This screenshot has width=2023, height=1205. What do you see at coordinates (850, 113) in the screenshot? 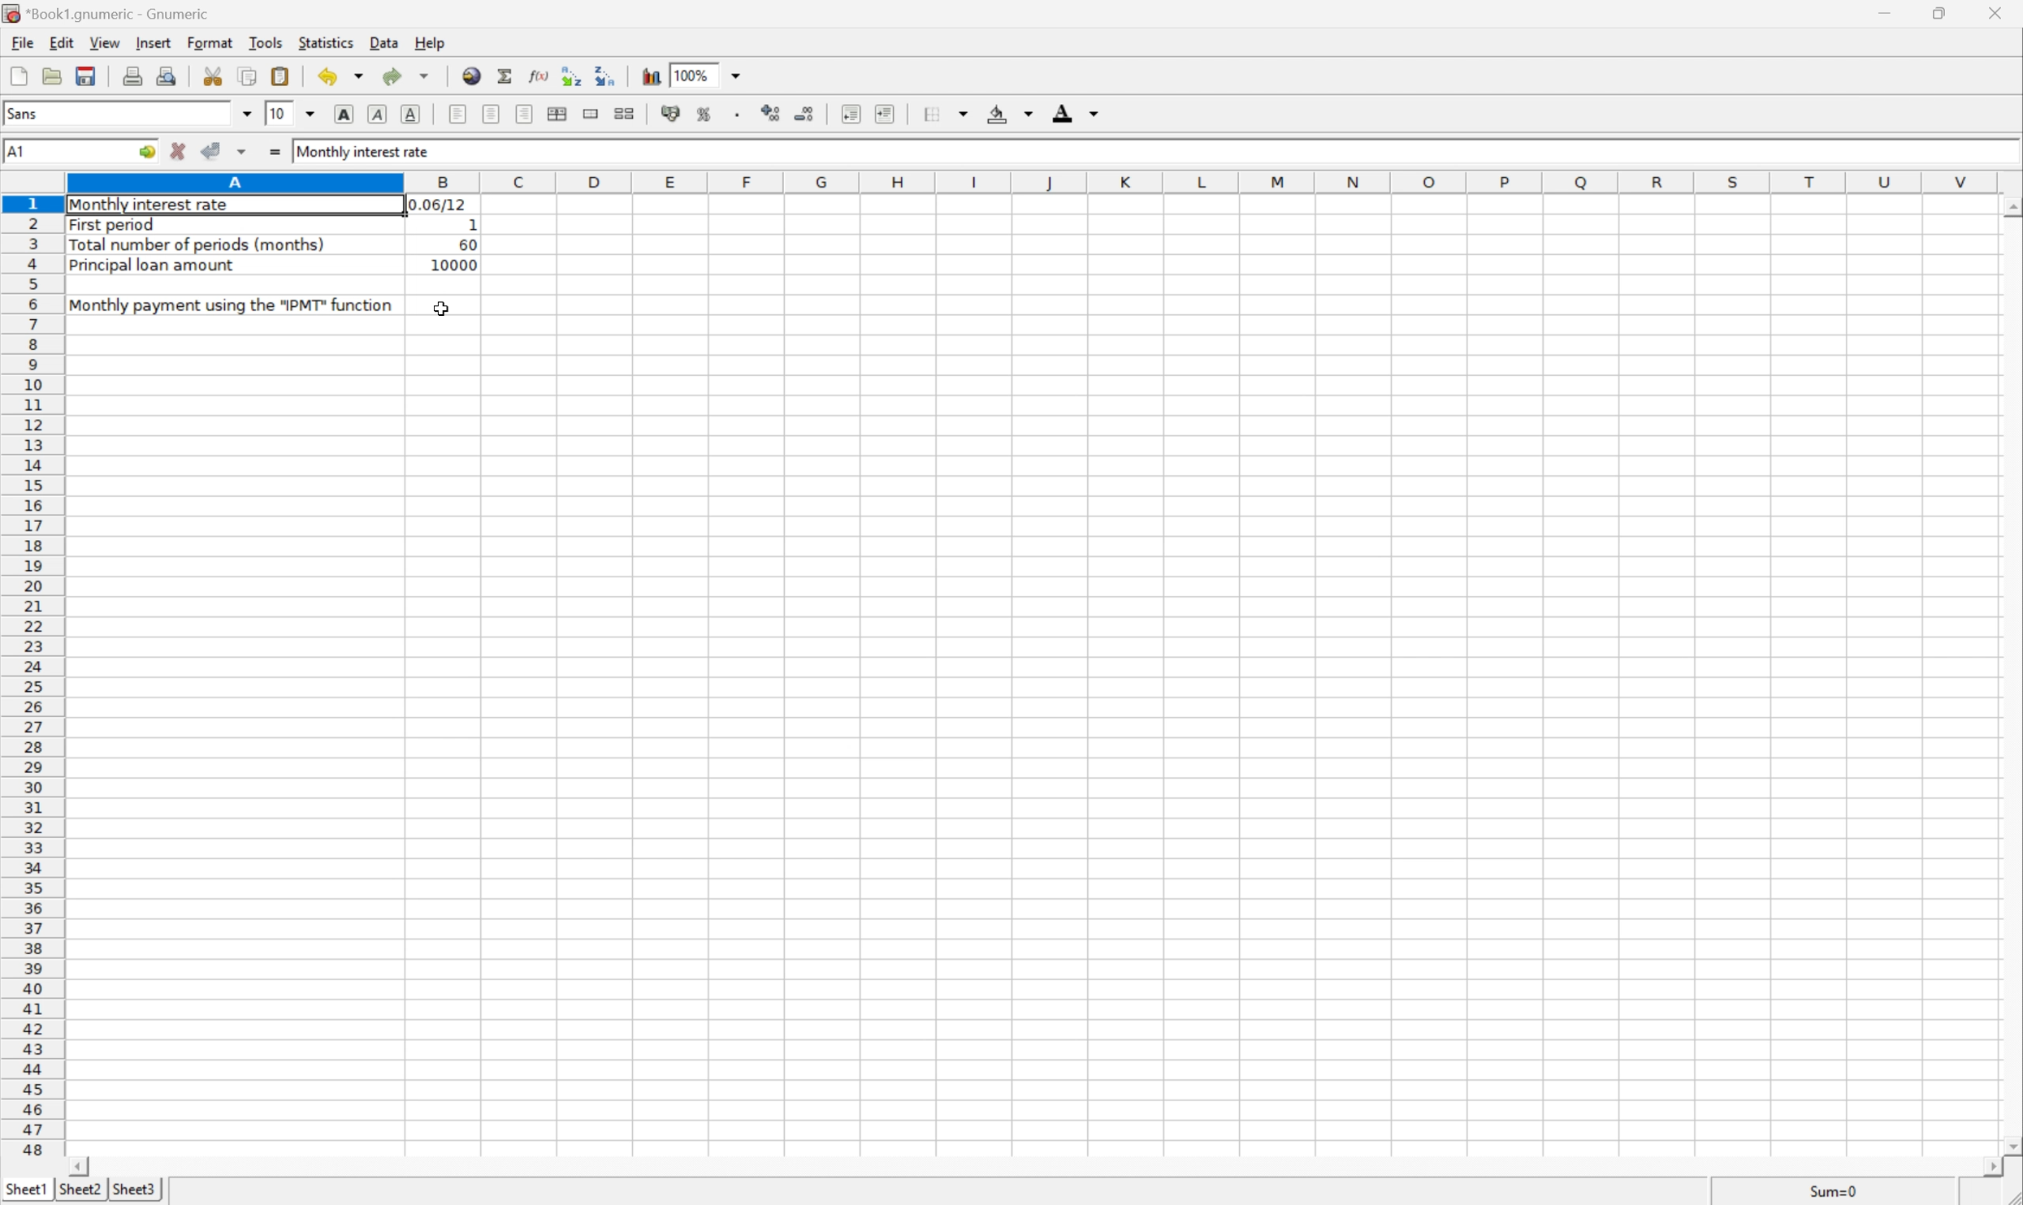
I see `Decrease indent, and align the contents to the left` at bounding box center [850, 113].